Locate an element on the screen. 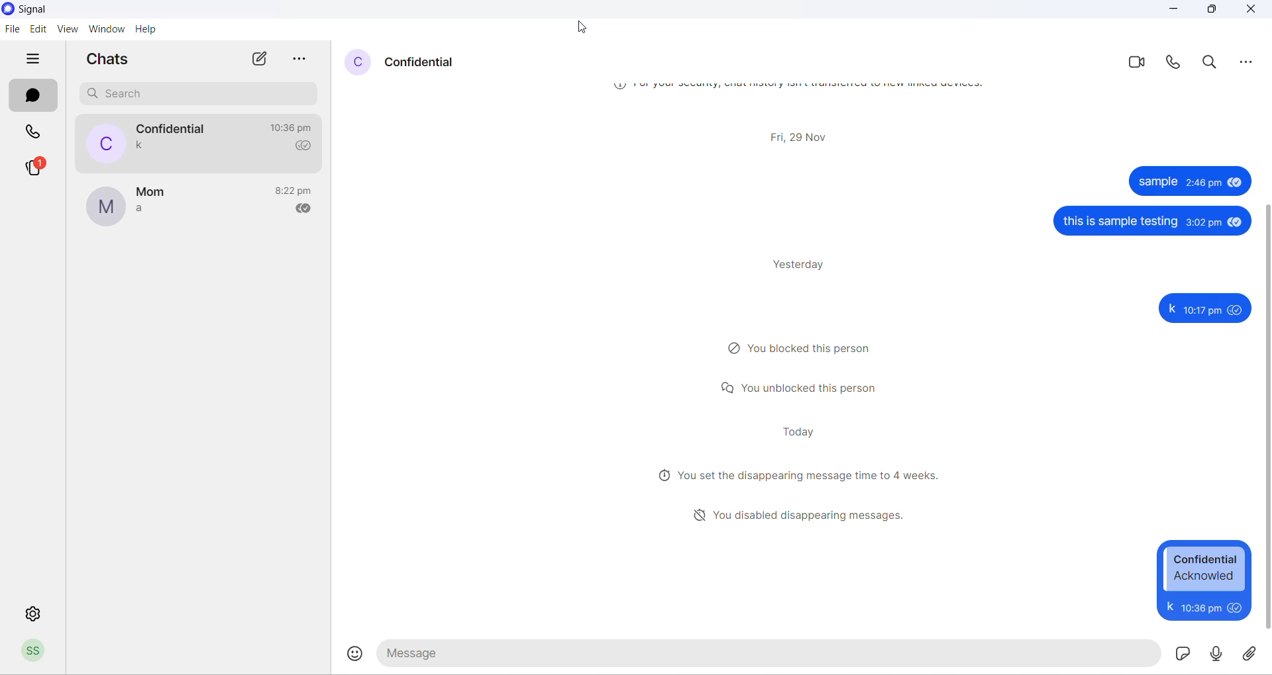  contact name is located at coordinates (173, 129).